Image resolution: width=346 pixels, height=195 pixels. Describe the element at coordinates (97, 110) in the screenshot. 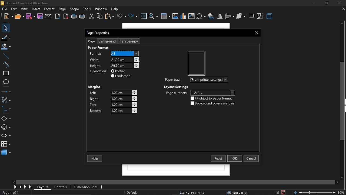

I see `bottom margin` at that location.